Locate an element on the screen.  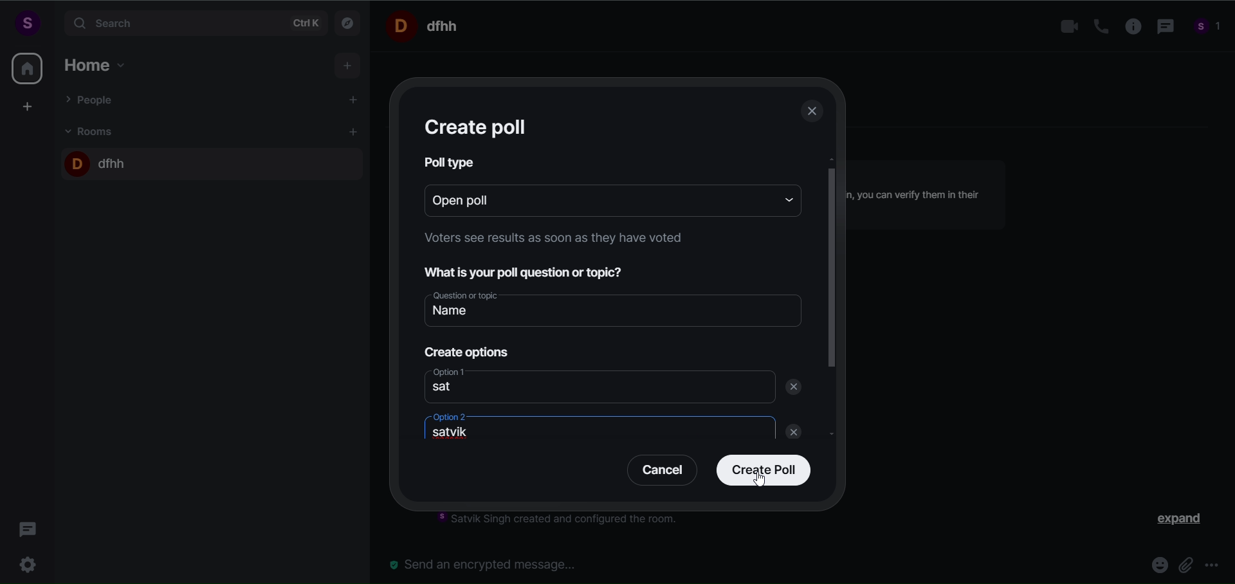
explore room is located at coordinates (349, 22).